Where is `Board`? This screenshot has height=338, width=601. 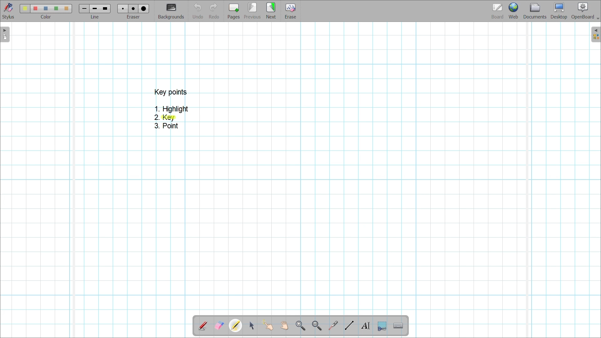
Board is located at coordinates (498, 11).